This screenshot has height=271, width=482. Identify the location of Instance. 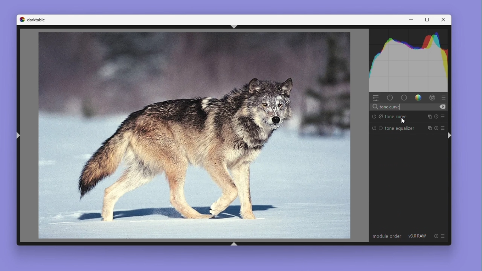
(429, 127).